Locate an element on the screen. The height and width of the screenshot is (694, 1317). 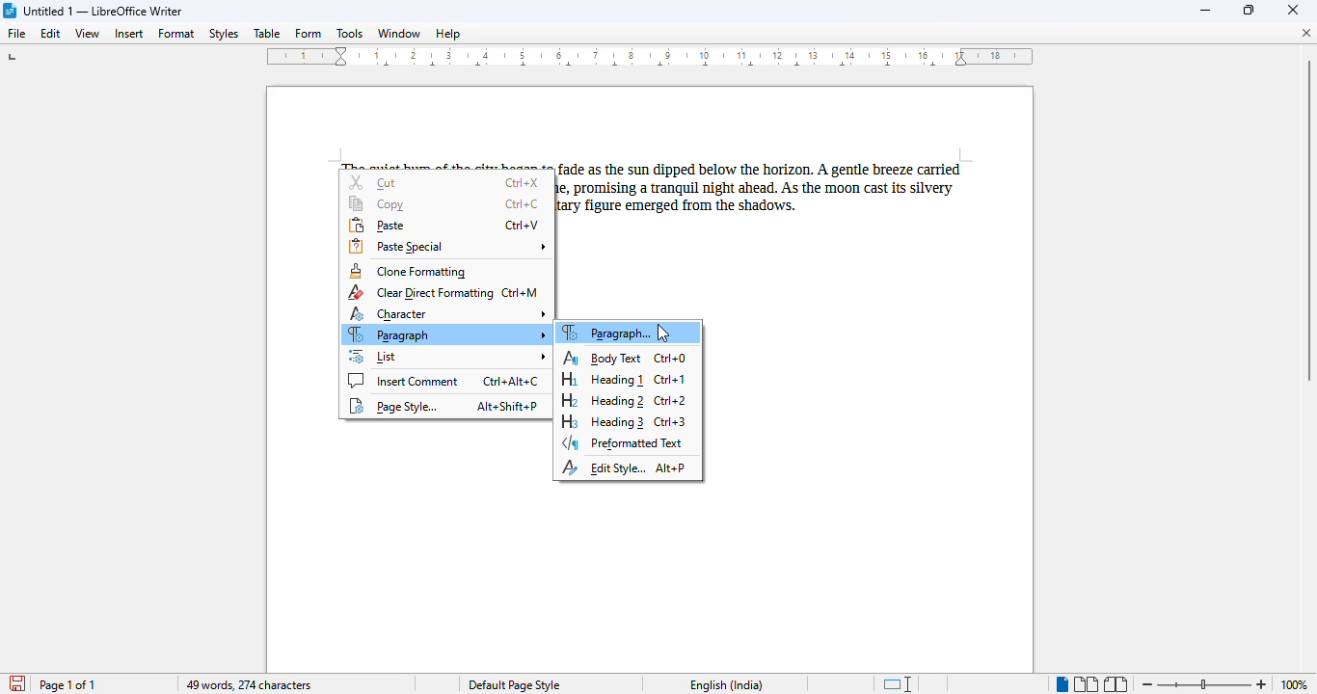
clear direct formatting is located at coordinates (442, 292).